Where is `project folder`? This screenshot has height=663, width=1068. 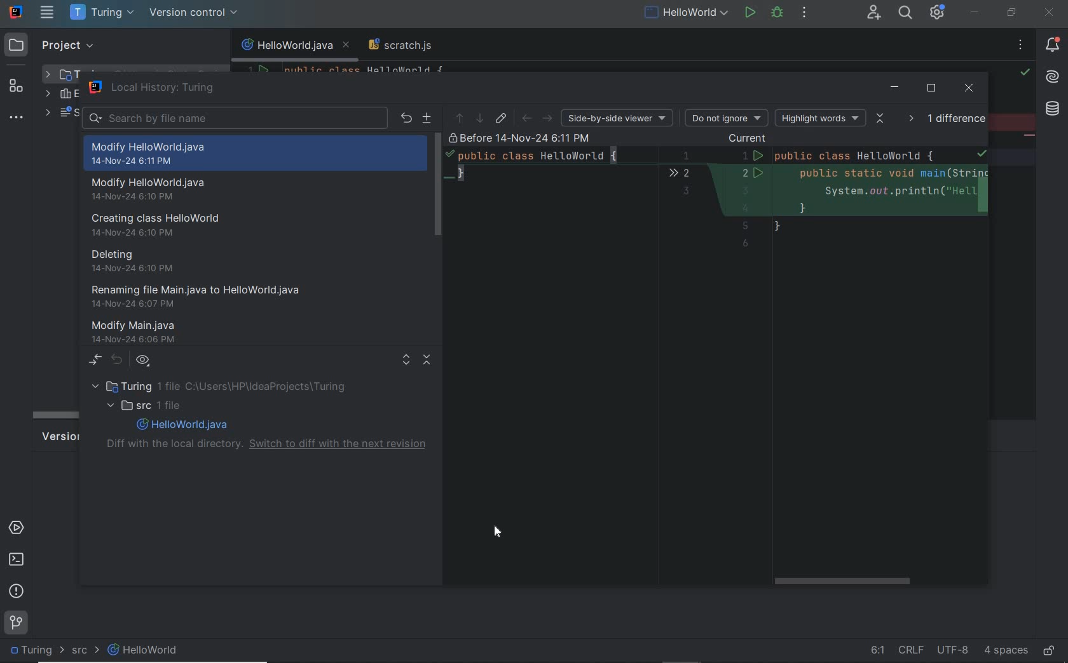 project folder is located at coordinates (226, 387).